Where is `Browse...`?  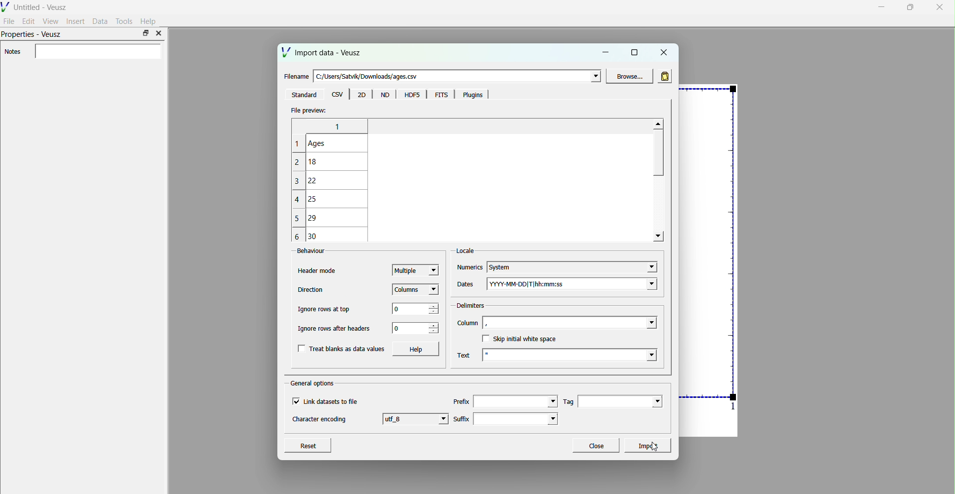 Browse... is located at coordinates (628, 76).